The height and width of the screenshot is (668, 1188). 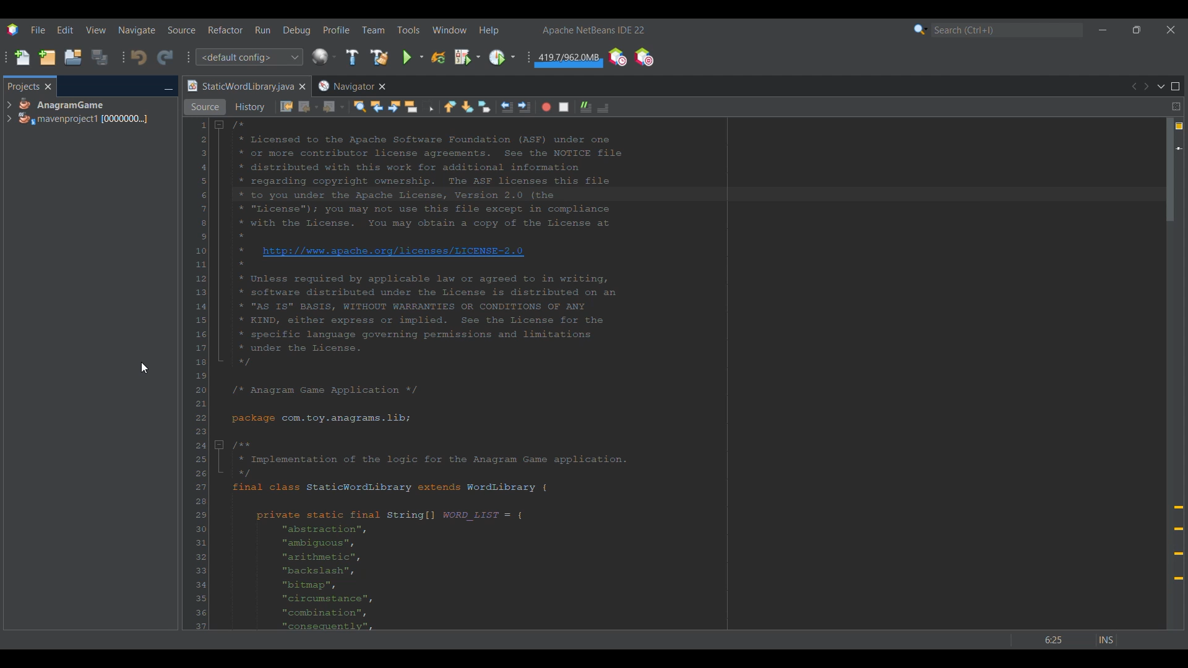 I want to click on Source menu, so click(x=182, y=30).